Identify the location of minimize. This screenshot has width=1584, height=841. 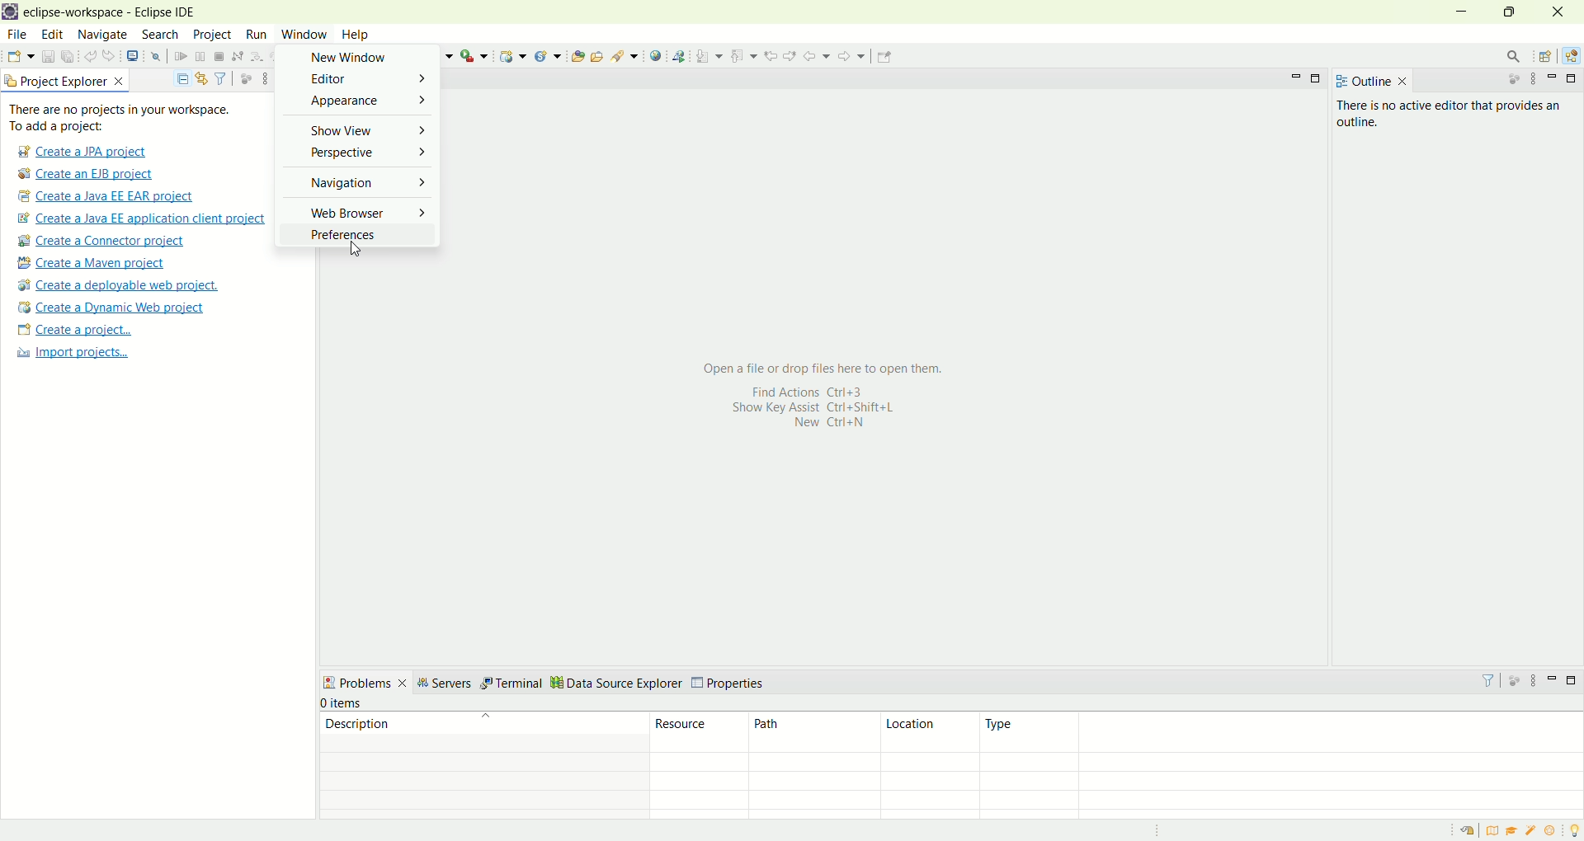
(1553, 678).